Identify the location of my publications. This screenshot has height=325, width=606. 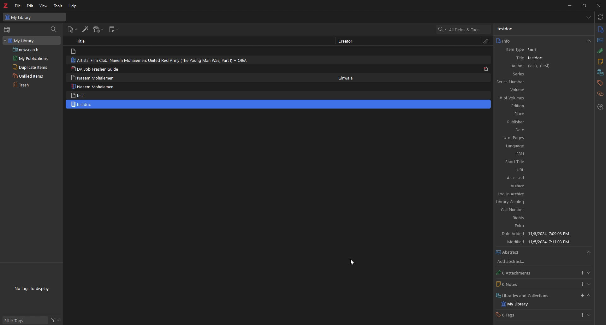
(31, 58).